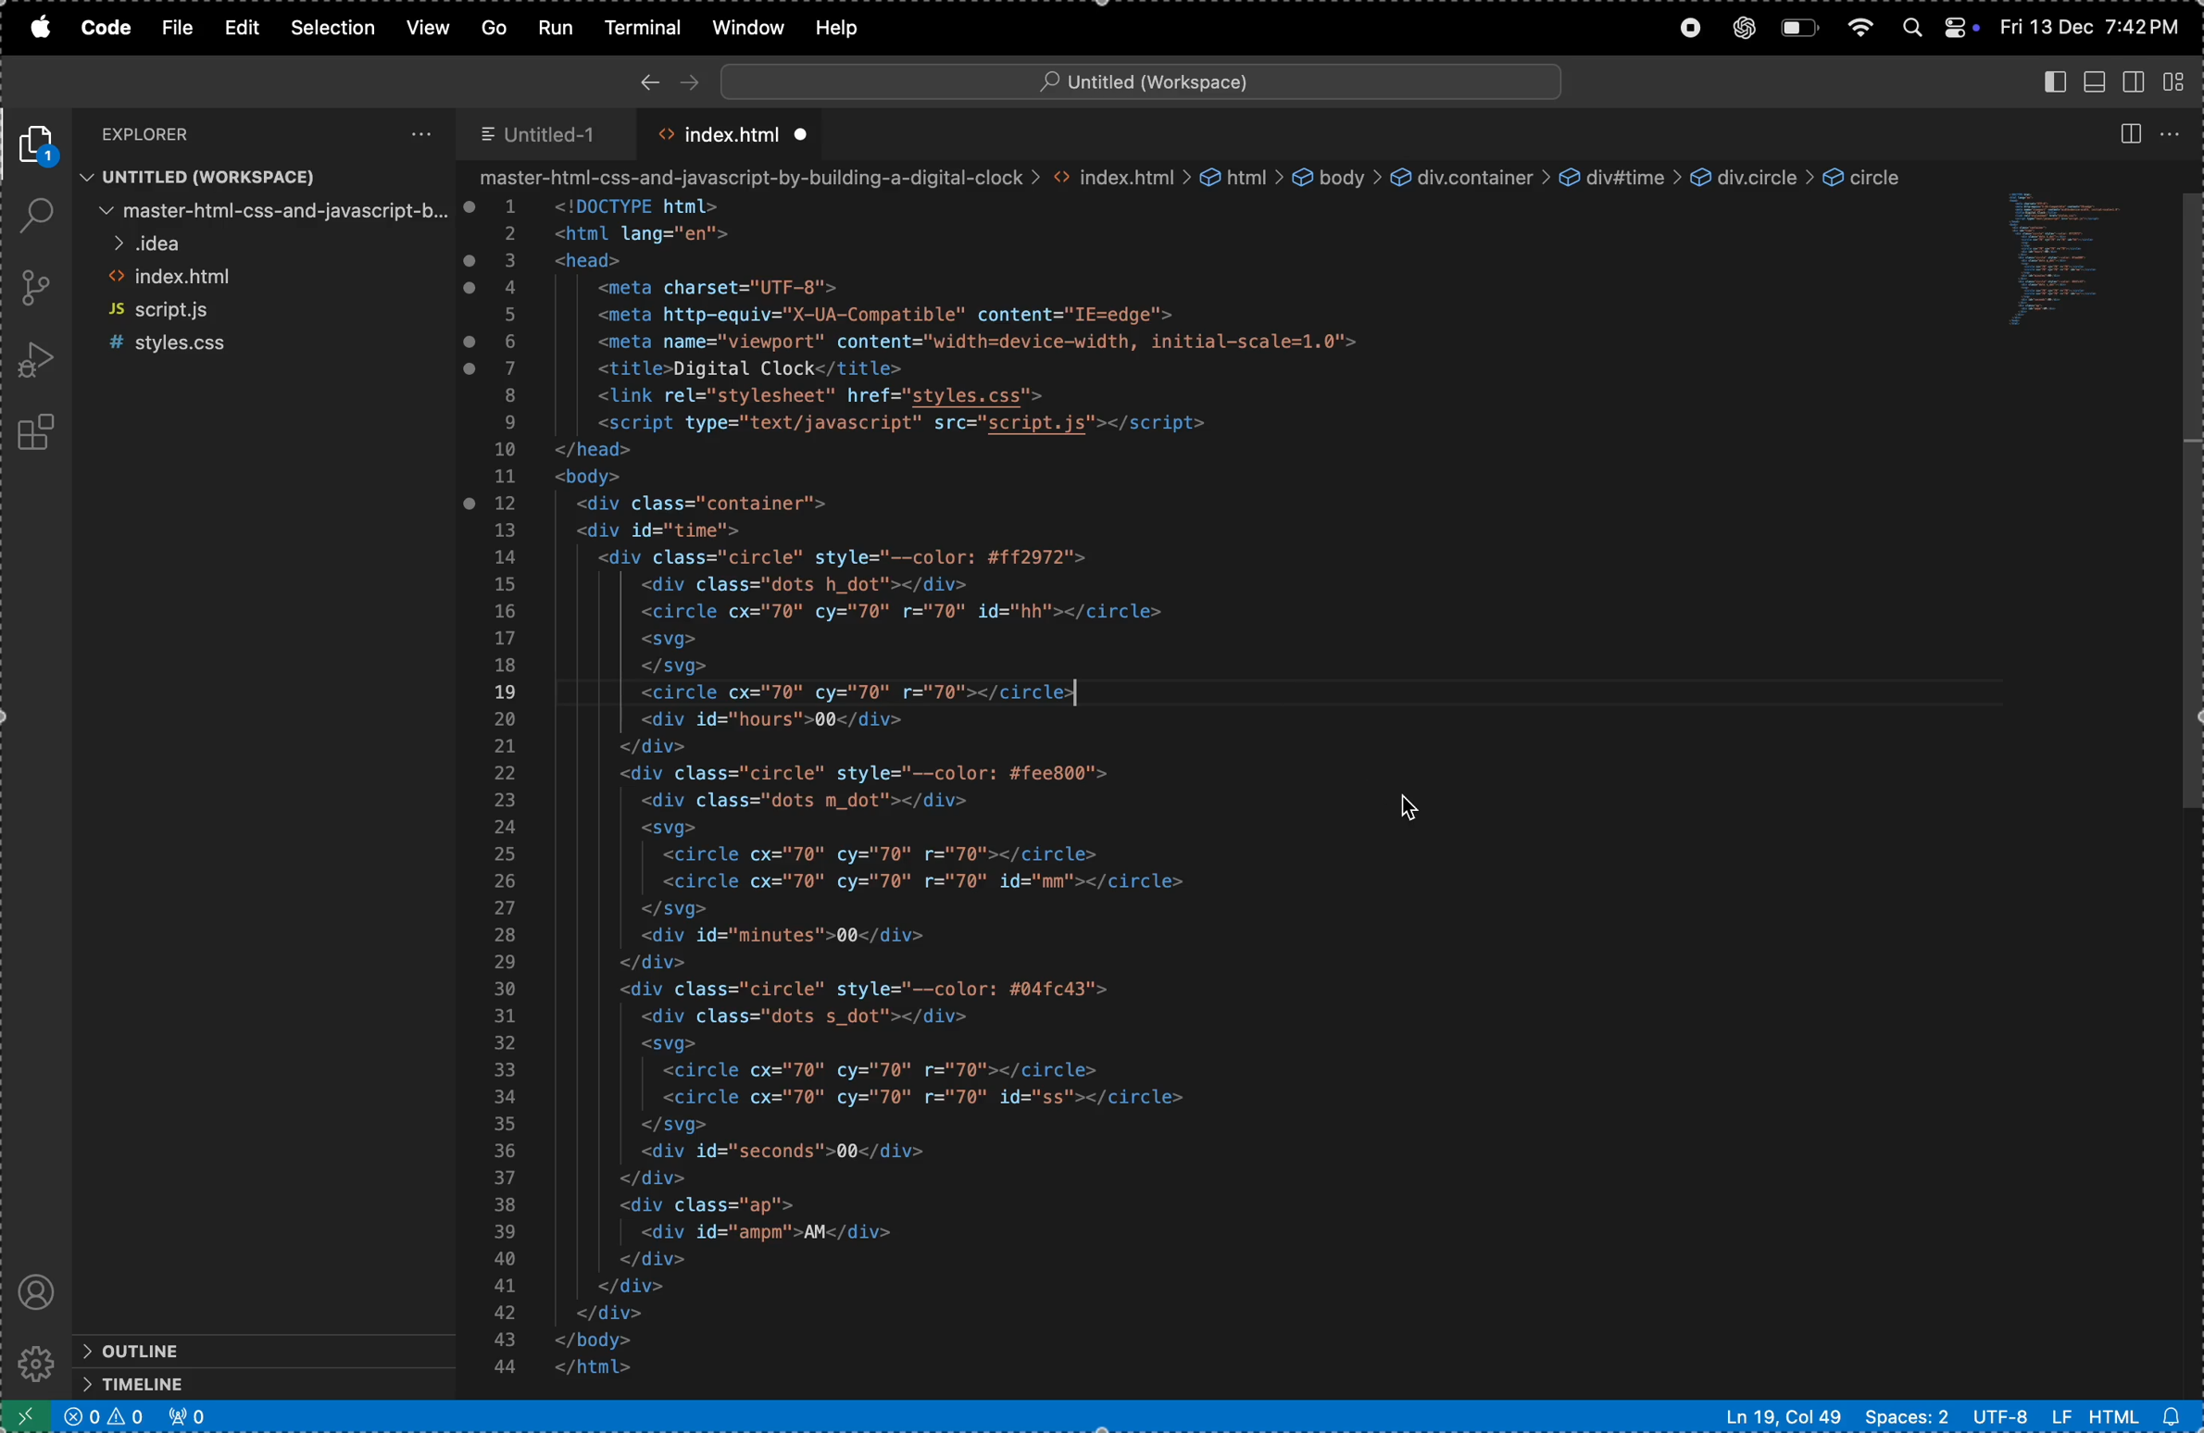 Image resolution: width=2204 pixels, height=1433 pixels. I want to click on apple widgets, so click(1938, 23).